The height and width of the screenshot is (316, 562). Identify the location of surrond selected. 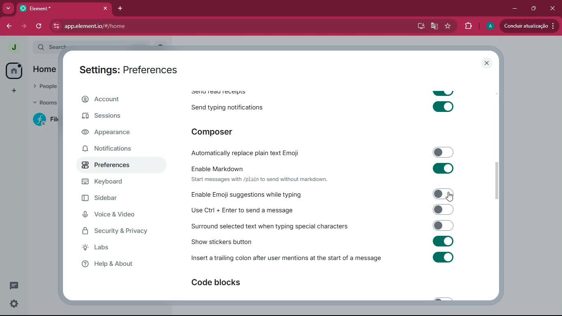
(326, 226).